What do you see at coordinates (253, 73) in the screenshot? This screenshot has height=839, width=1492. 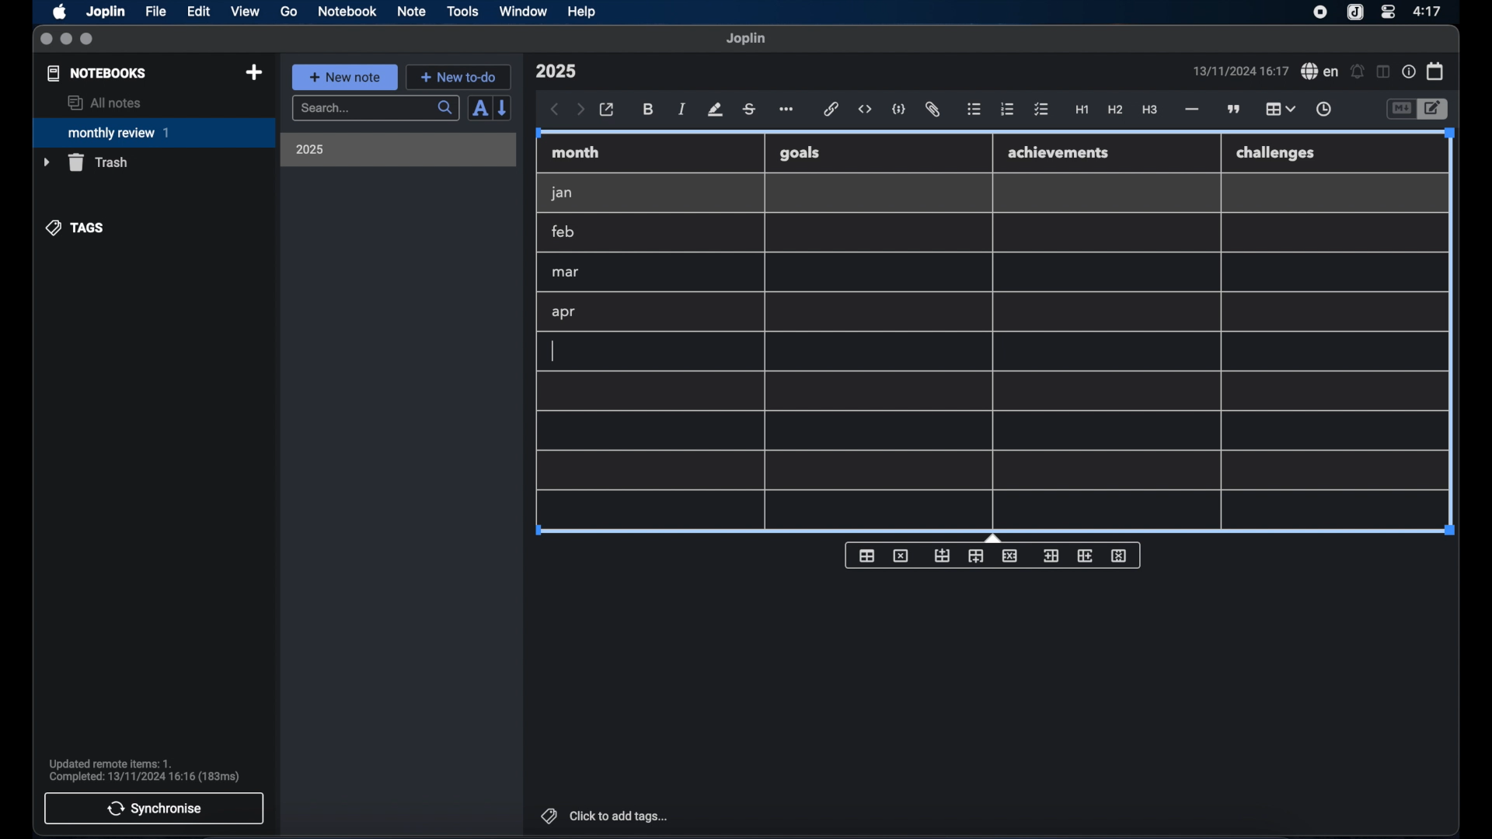 I see `new notebook` at bounding box center [253, 73].